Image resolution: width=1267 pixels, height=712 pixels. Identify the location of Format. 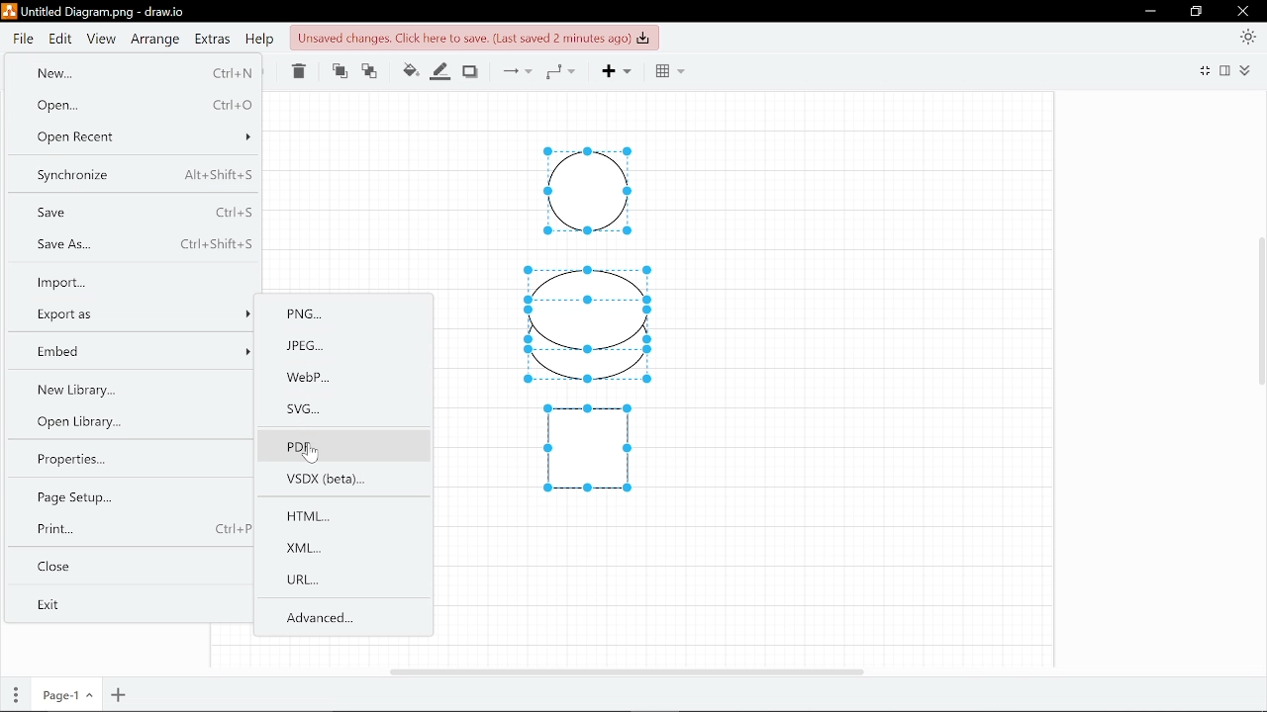
(1224, 71).